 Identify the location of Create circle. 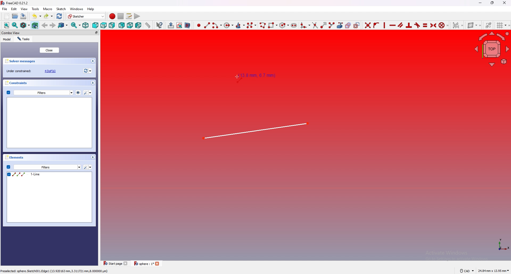
(229, 25).